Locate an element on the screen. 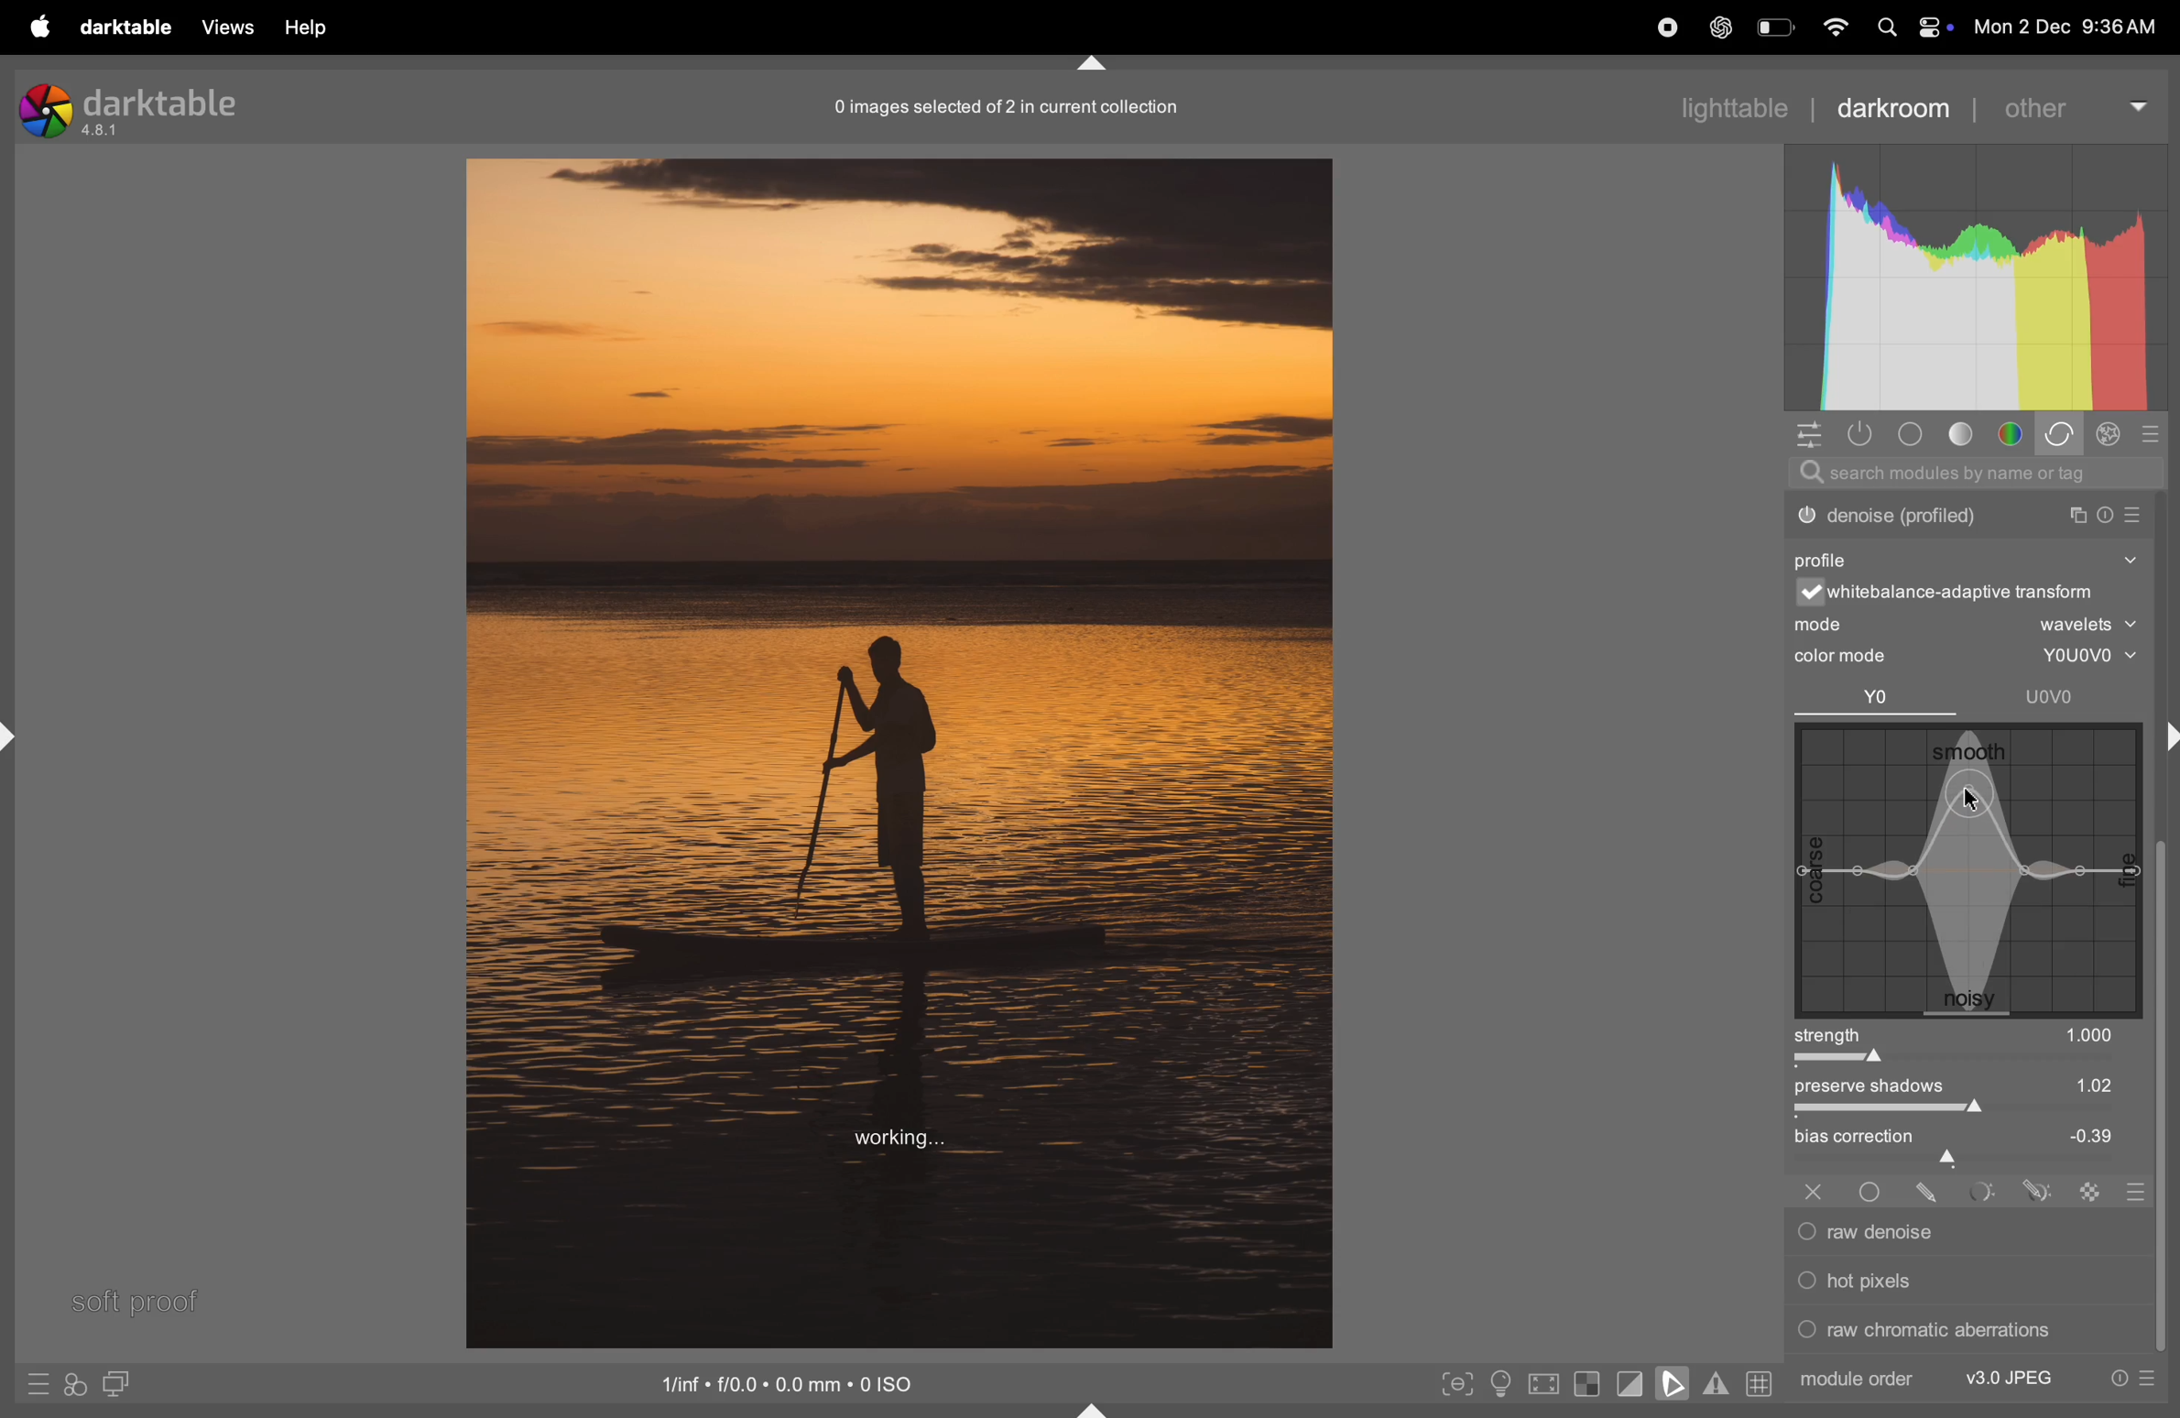 Image resolution: width=2180 pixels, height=1418 pixels. bias correction is located at coordinates (1972, 1139).